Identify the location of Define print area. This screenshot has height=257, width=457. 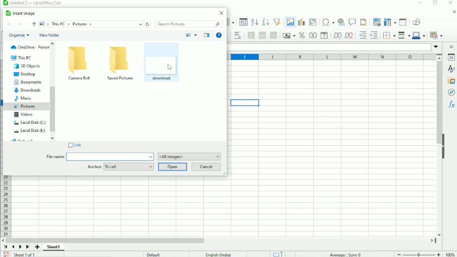
(376, 22).